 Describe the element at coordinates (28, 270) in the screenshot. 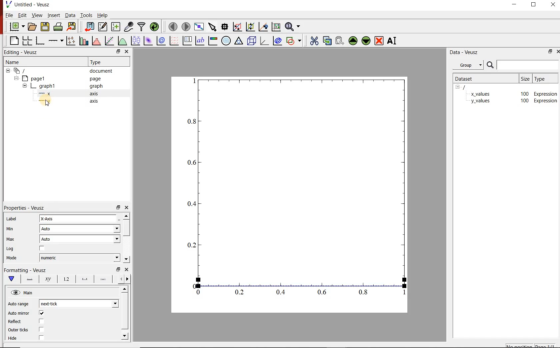

I see `|Formatting - Veusz` at that location.